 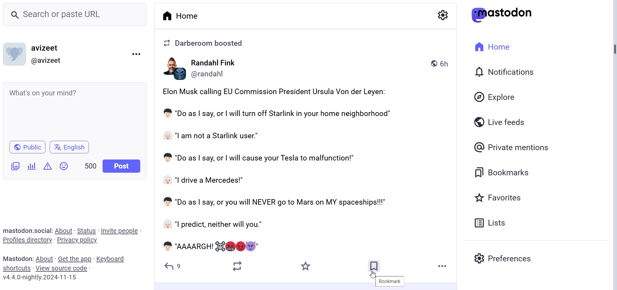 What do you see at coordinates (372, 274) in the screenshot?
I see `cursor` at bounding box center [372, 274].